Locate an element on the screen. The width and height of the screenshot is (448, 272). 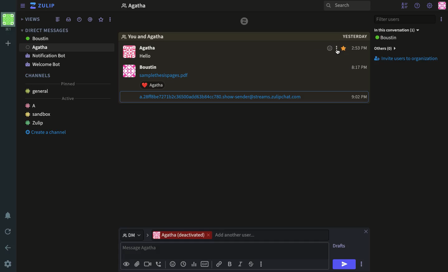
Users is located at coordinates (47, 39).